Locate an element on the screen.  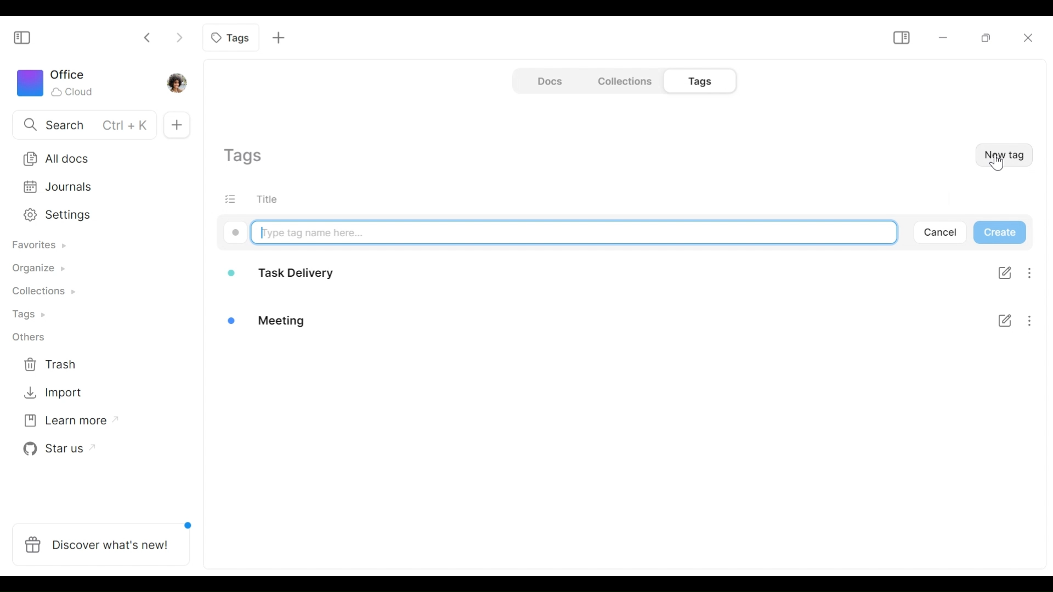
Checklist is located at coordinates (1002, 293).